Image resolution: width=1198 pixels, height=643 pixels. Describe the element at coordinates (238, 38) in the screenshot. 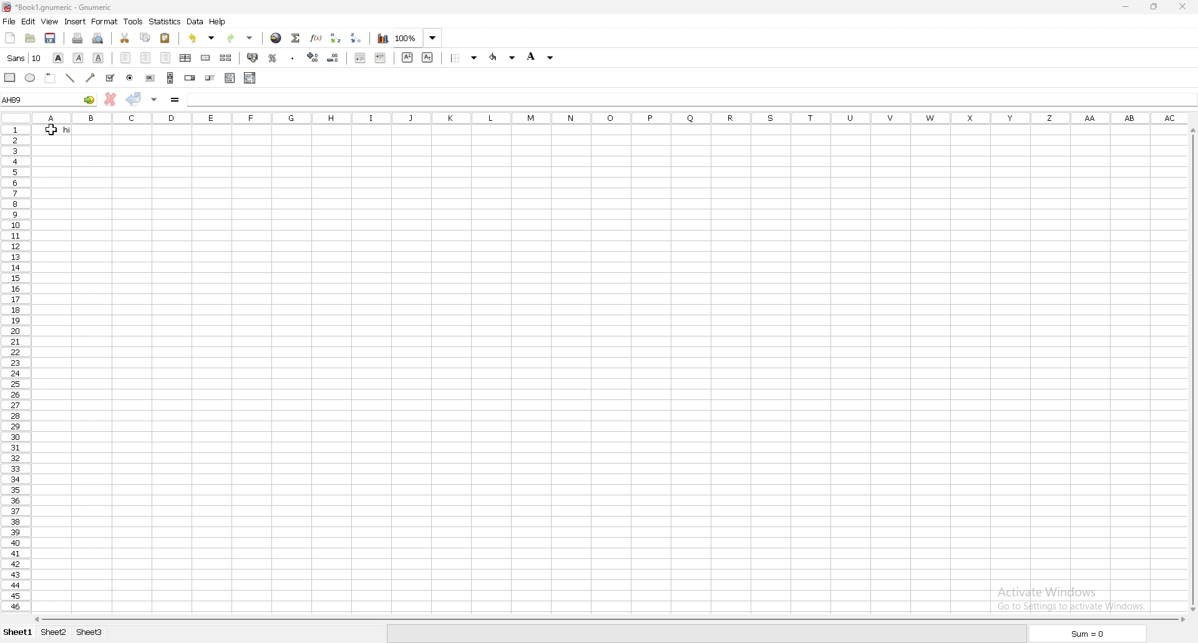

I see `redo` at that location.